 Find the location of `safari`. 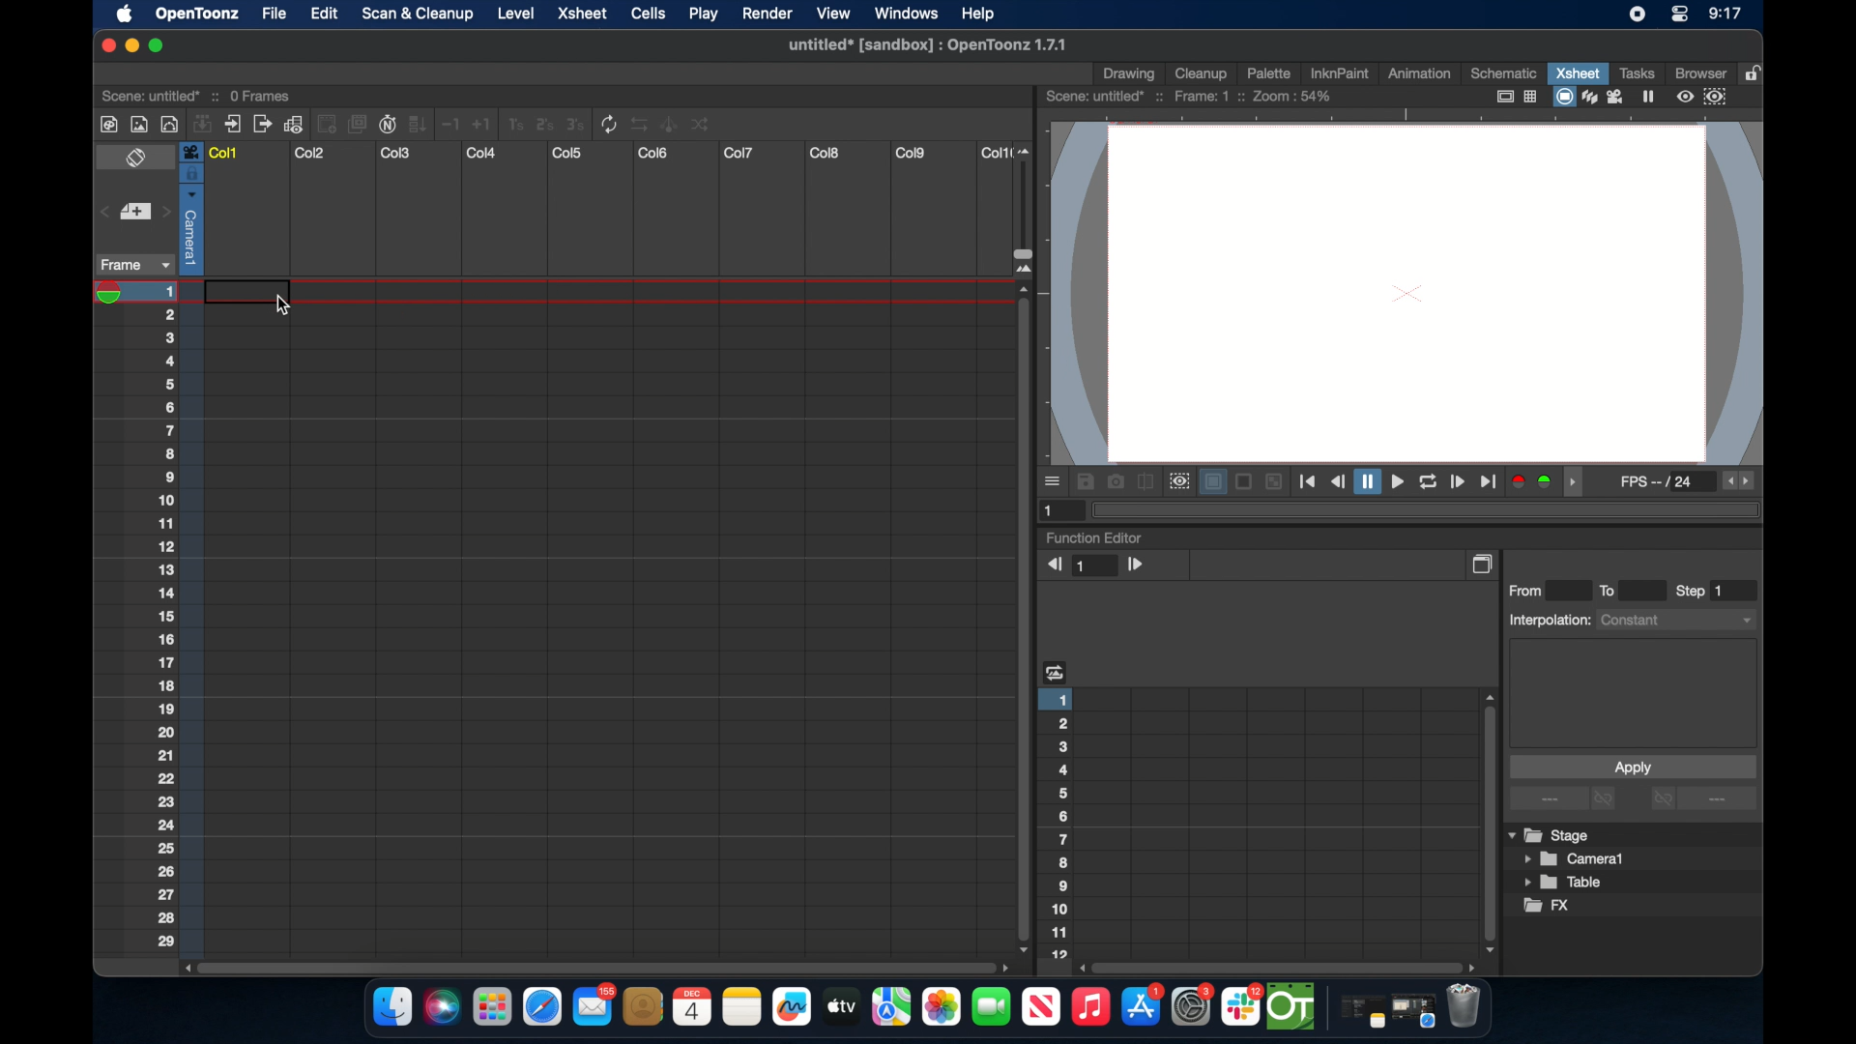

safari is located at coordinates (543, 1007).